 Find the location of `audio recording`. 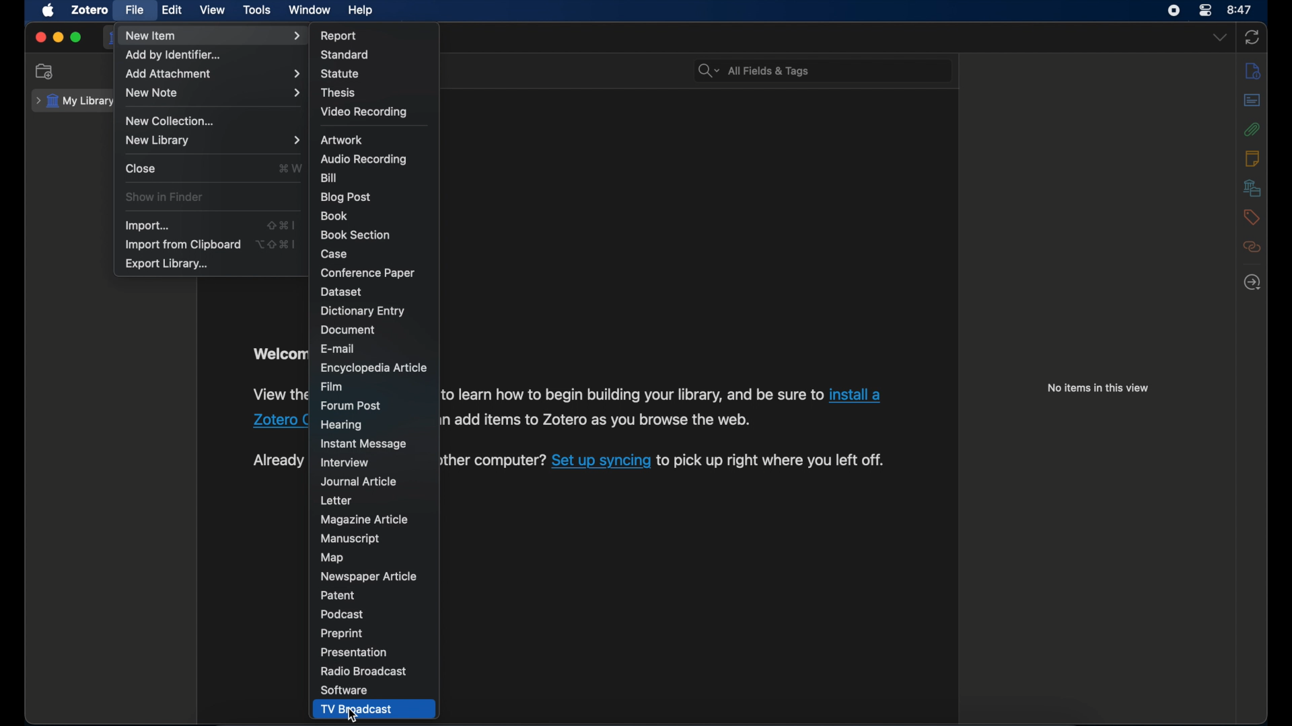

audio recording is located at coordinates (363, 159).